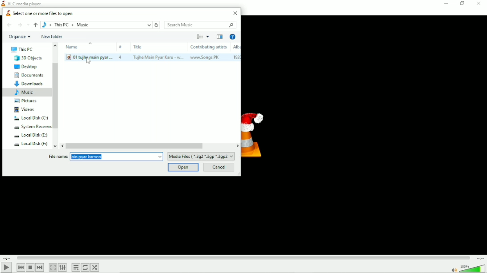  What do you see at coordinates (62, 145) in the screenshot?
I see `move left` at bounding box center [62, 145].